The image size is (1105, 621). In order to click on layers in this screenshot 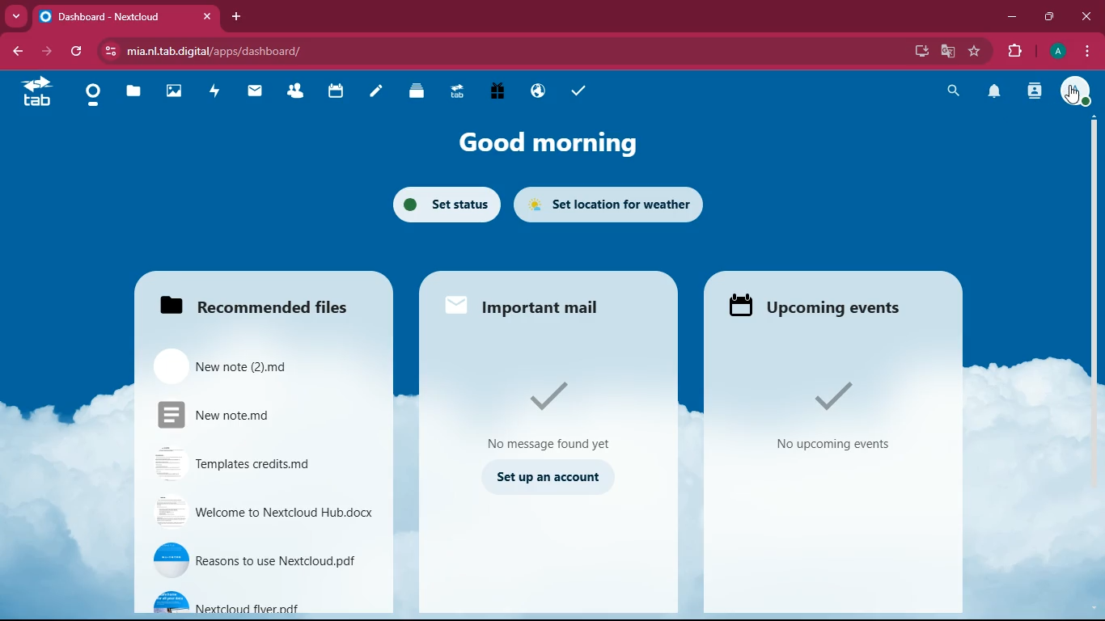, I will do `click(416, 91)`.